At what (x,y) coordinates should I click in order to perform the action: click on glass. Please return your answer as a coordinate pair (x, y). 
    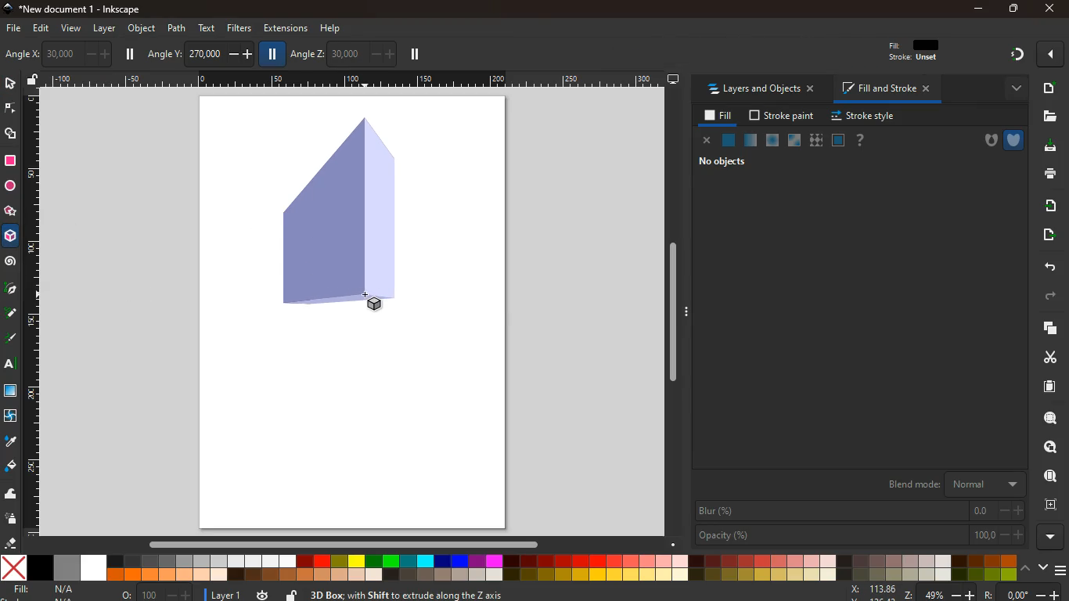
    Looking at the image, I should click on (793, 141).